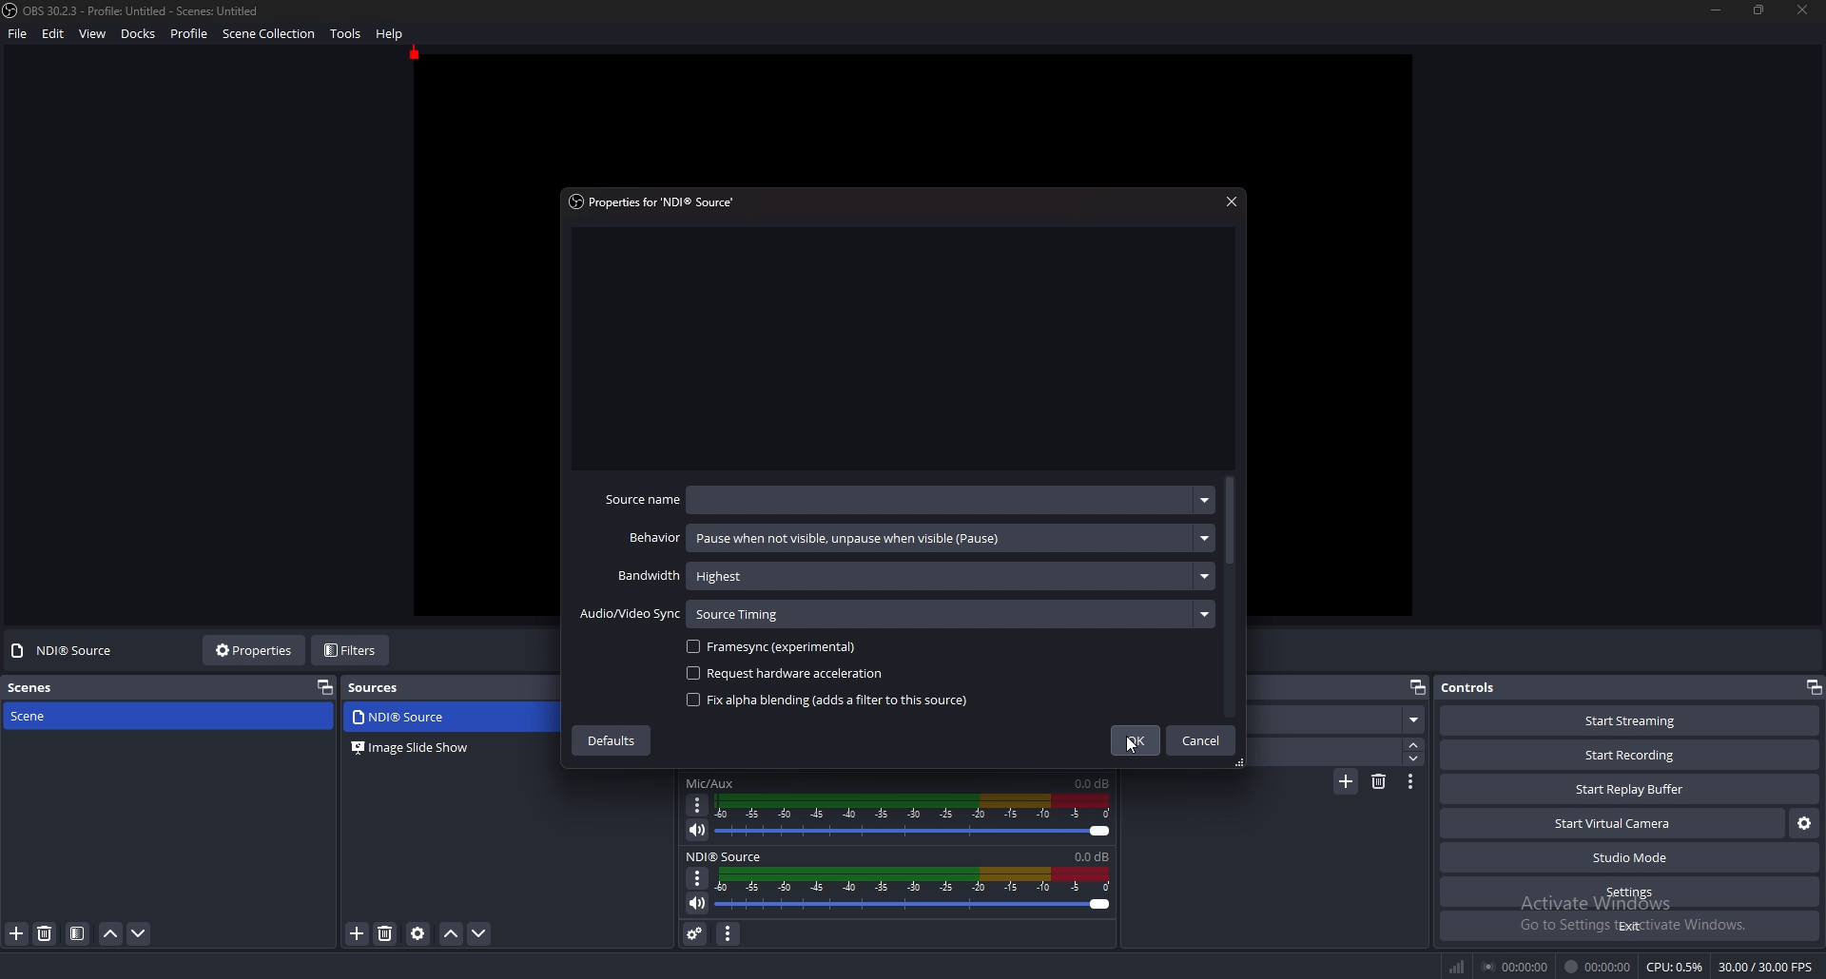  Describe the element at coordinates (1094, 782) in the screenshot. I see `volume level` at that location.